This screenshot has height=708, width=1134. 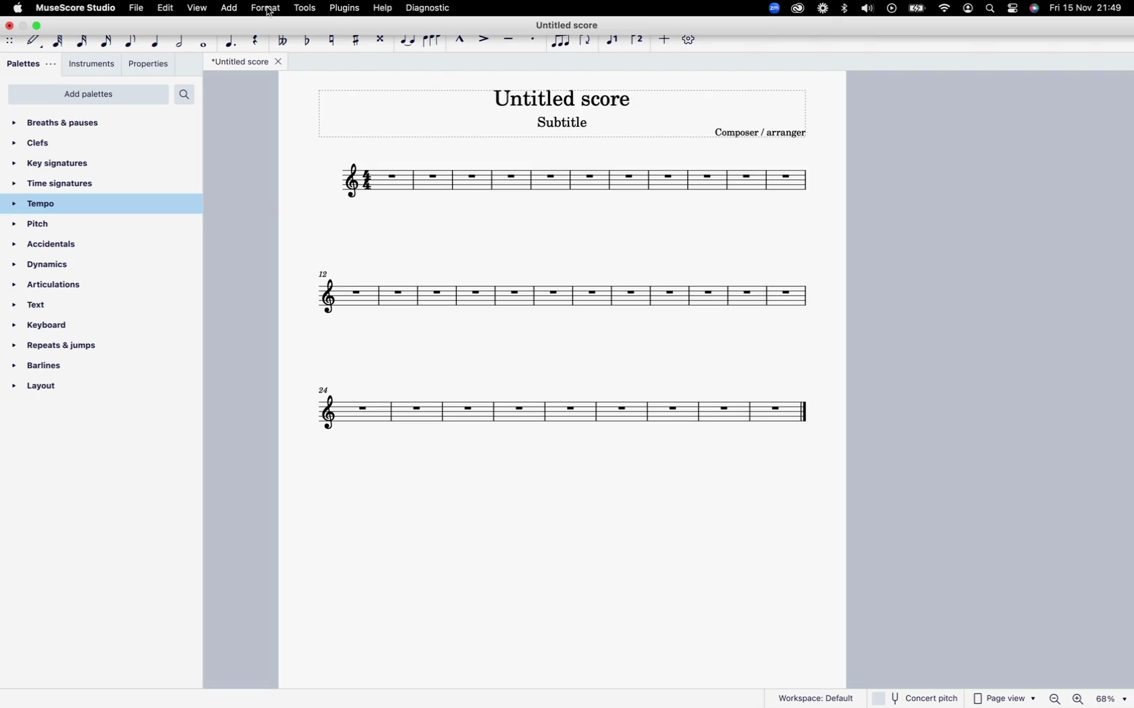 I want to click on time signatures, so click(x=77, y=185).